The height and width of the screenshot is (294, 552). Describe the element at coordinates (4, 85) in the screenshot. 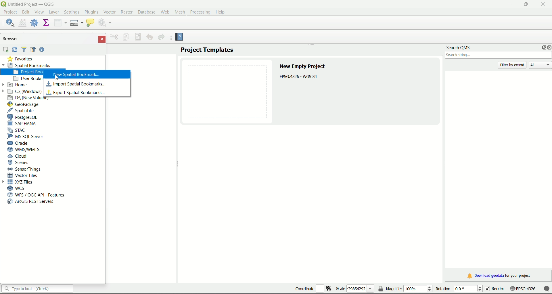

I see `Arrow` at that location.